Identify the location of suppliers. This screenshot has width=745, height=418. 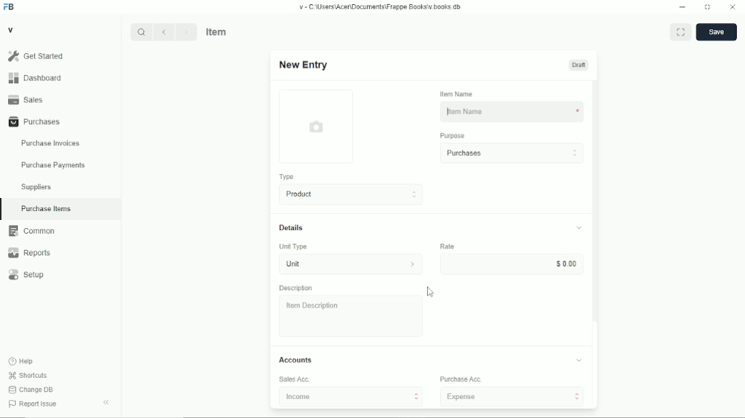
(36, 187).